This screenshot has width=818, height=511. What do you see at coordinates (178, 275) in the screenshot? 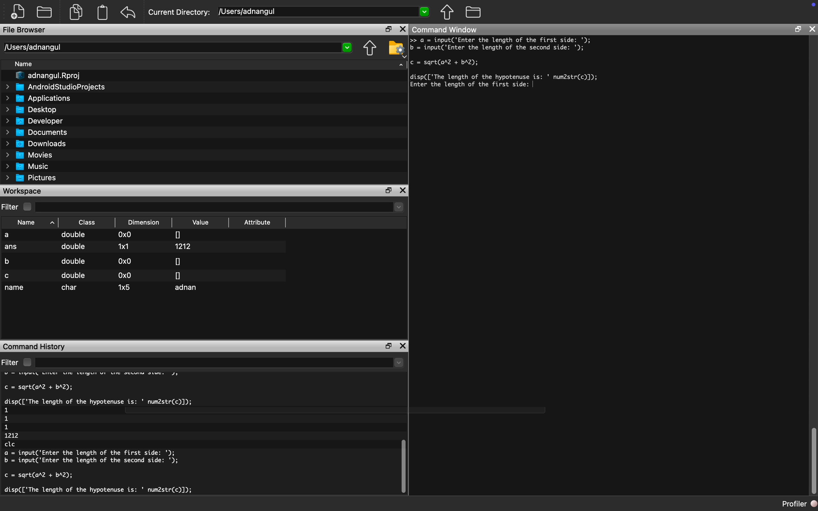
I see `0` at bounding box center [178, 275].